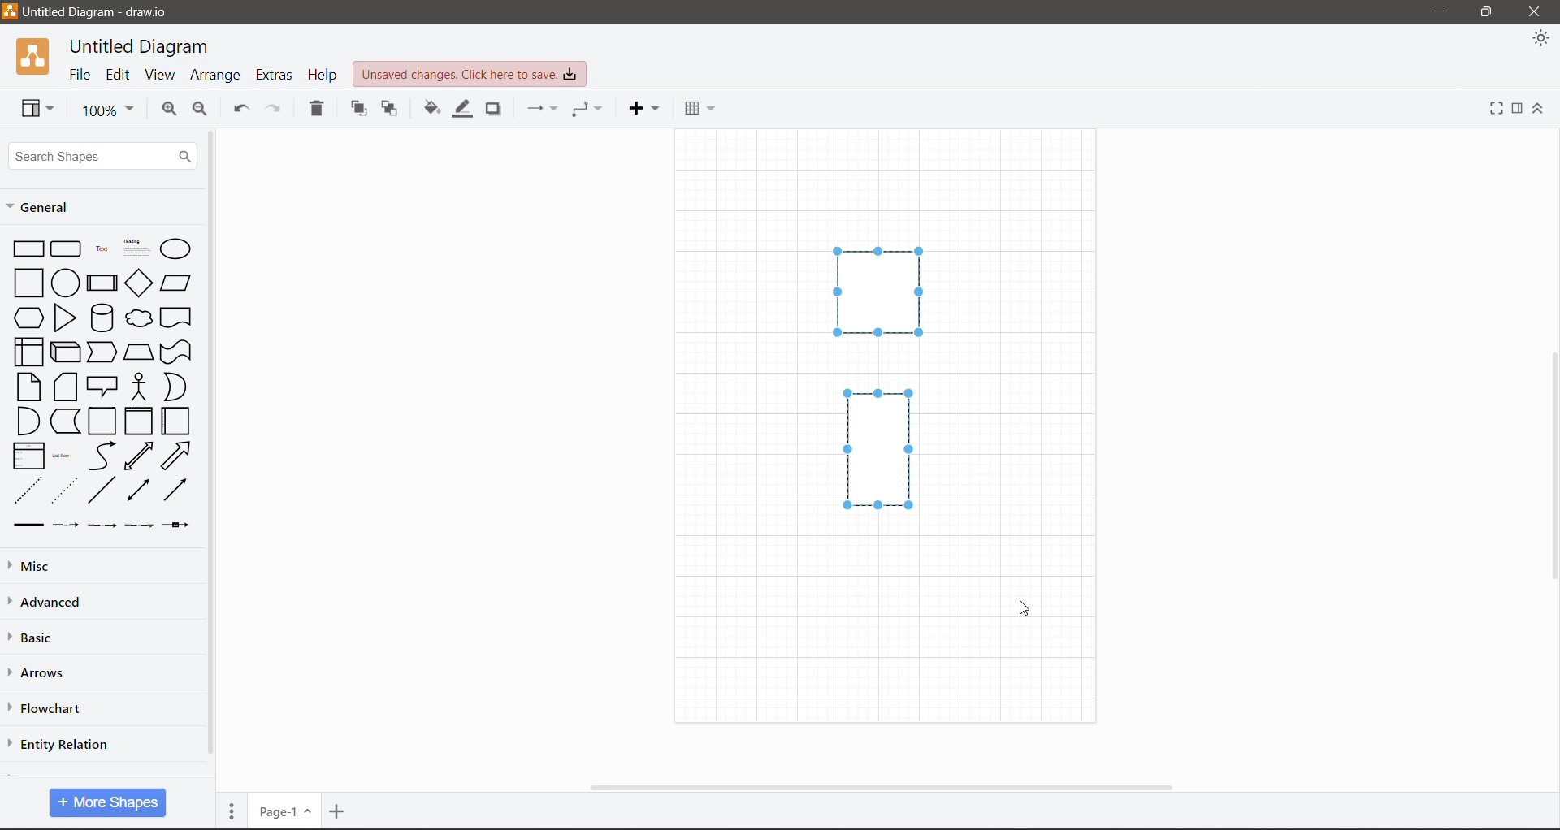 Image resolution: width=1560 pixels, height=830 pixels. I want to click on Table, so click(700, 107).